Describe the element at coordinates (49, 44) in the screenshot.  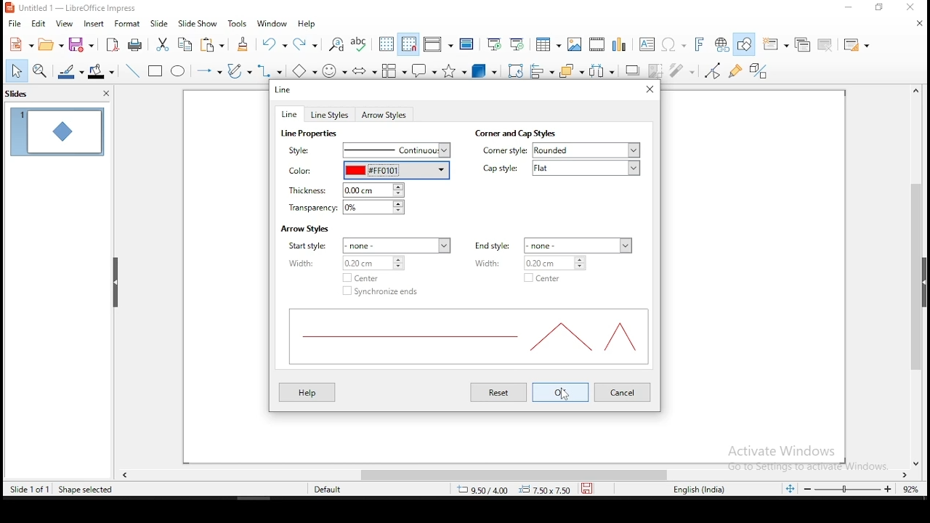
I see `open` at that location.